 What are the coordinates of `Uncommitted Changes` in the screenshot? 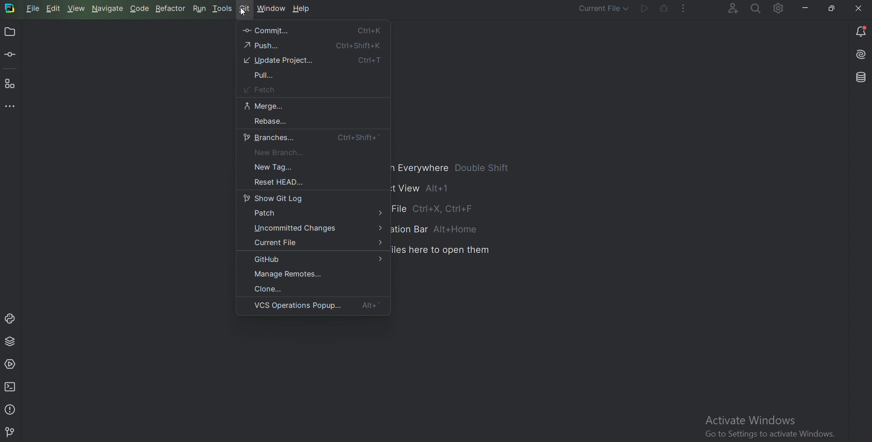 It's located at (318, 229).